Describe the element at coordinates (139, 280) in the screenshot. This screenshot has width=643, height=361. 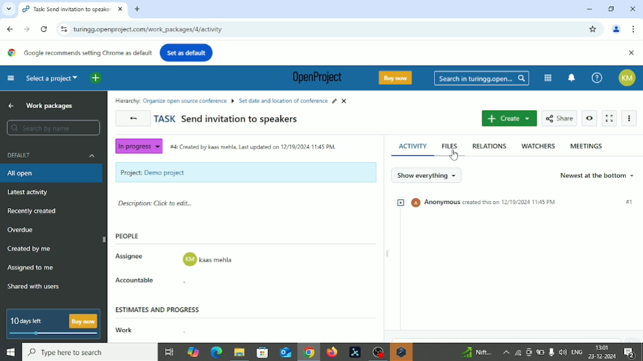
I see `Accountable` at that location.